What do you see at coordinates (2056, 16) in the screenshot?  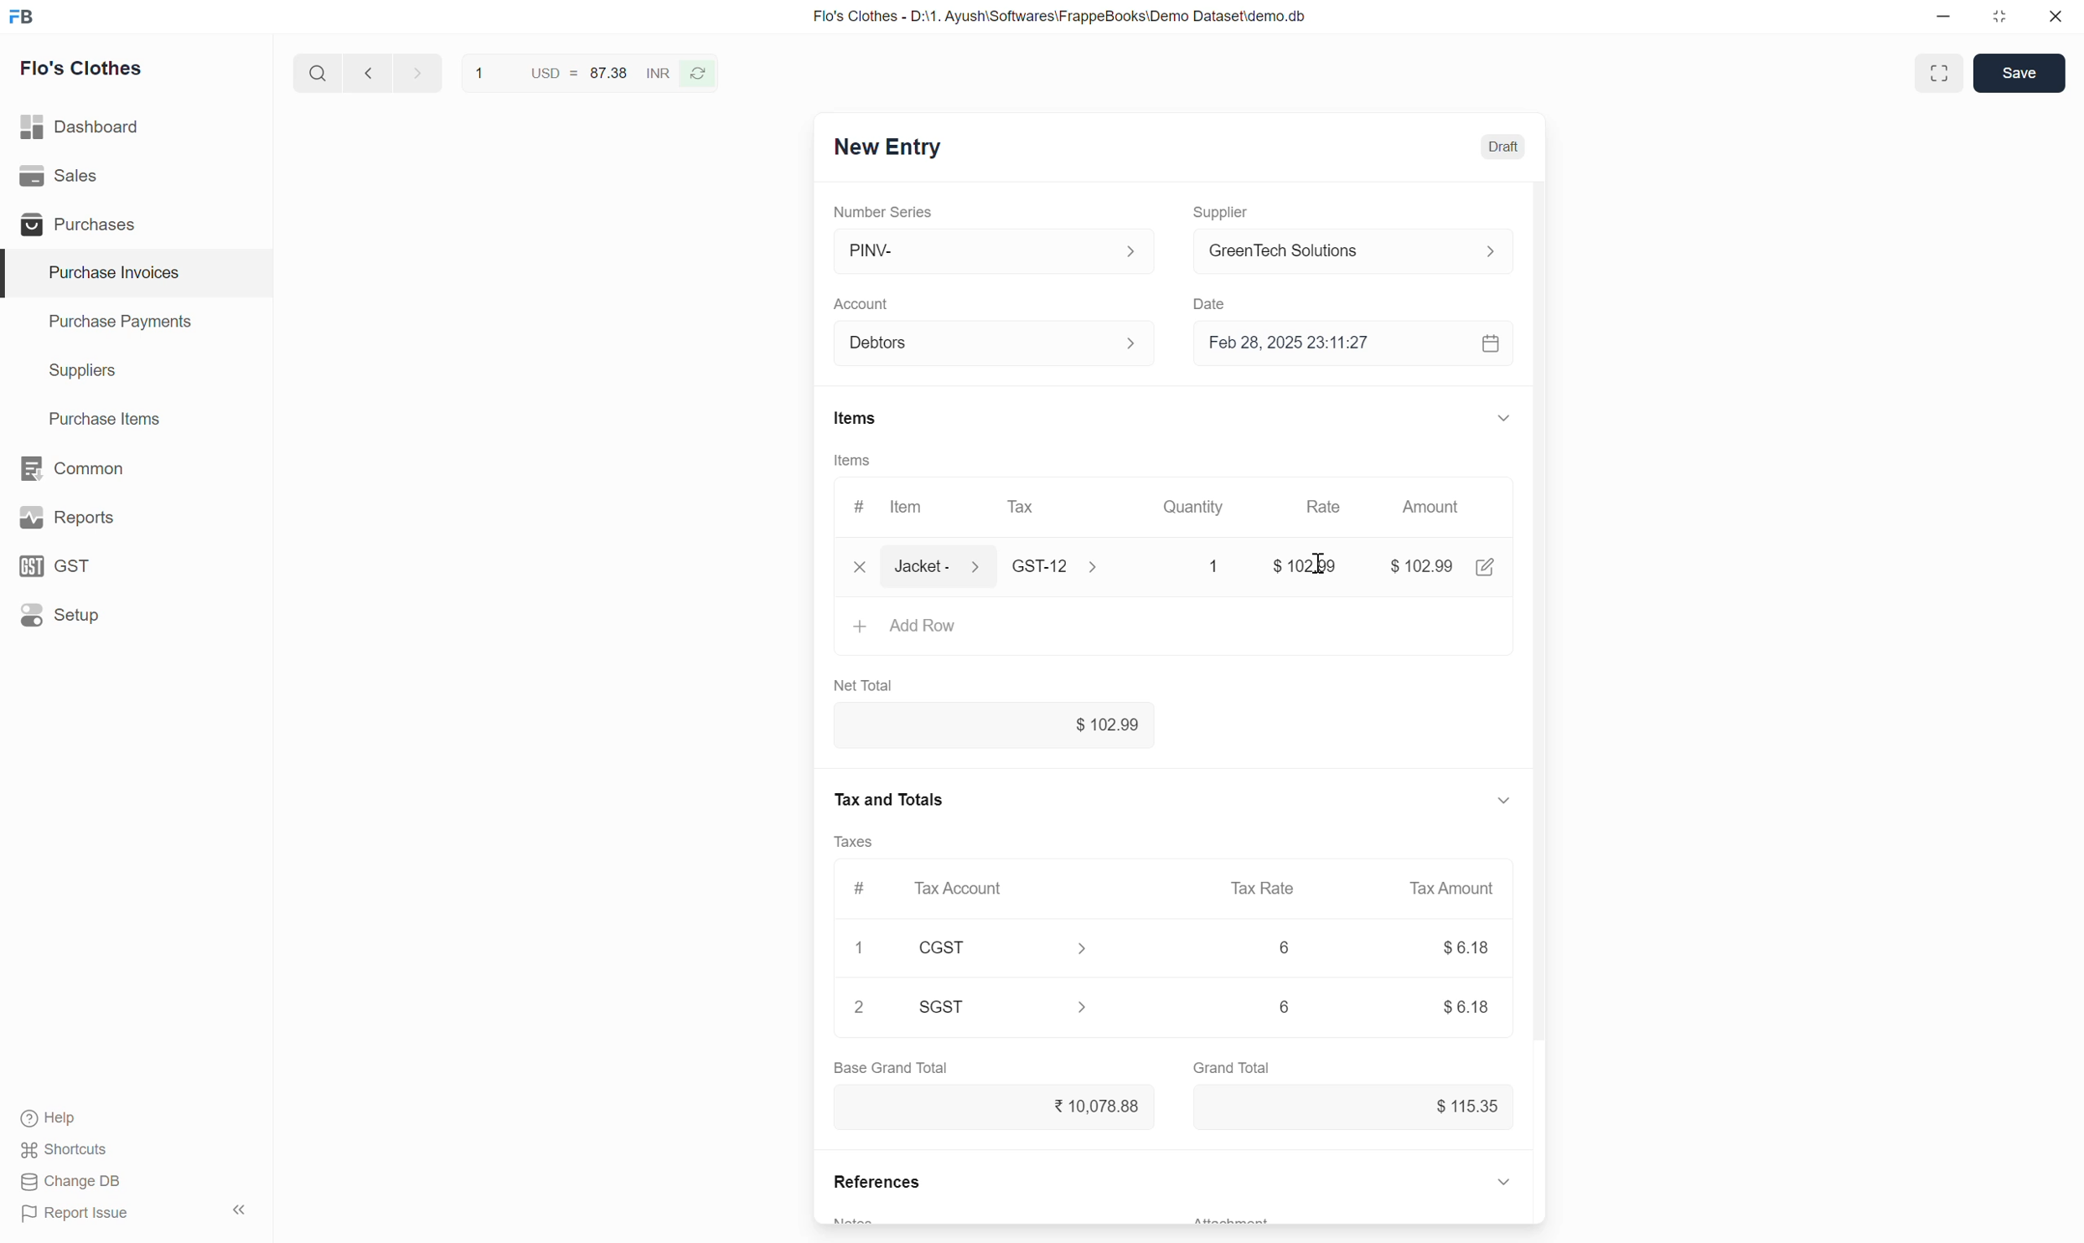 I see `Close` at bounding box center [2056, 16].